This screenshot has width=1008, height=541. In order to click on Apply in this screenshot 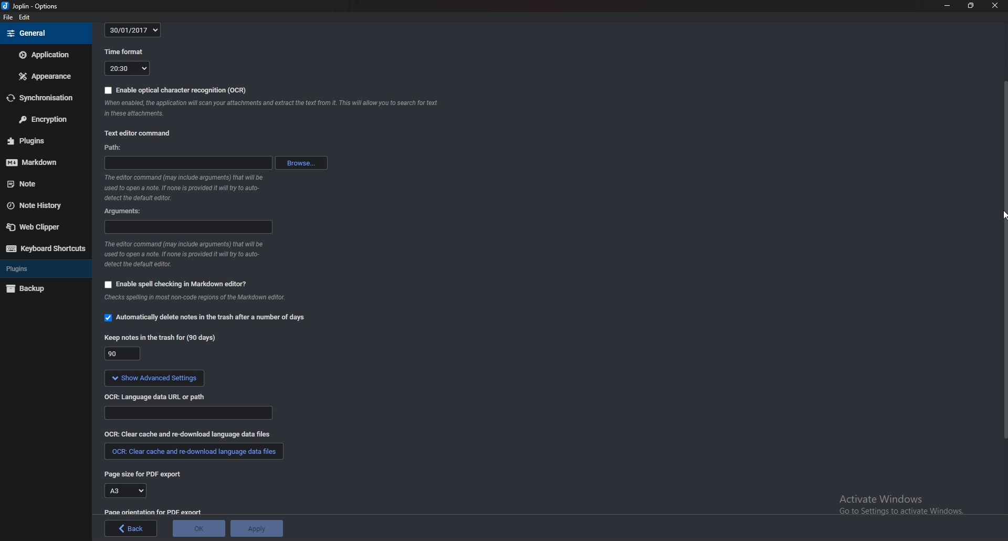, I will do `click(257, 529)`.